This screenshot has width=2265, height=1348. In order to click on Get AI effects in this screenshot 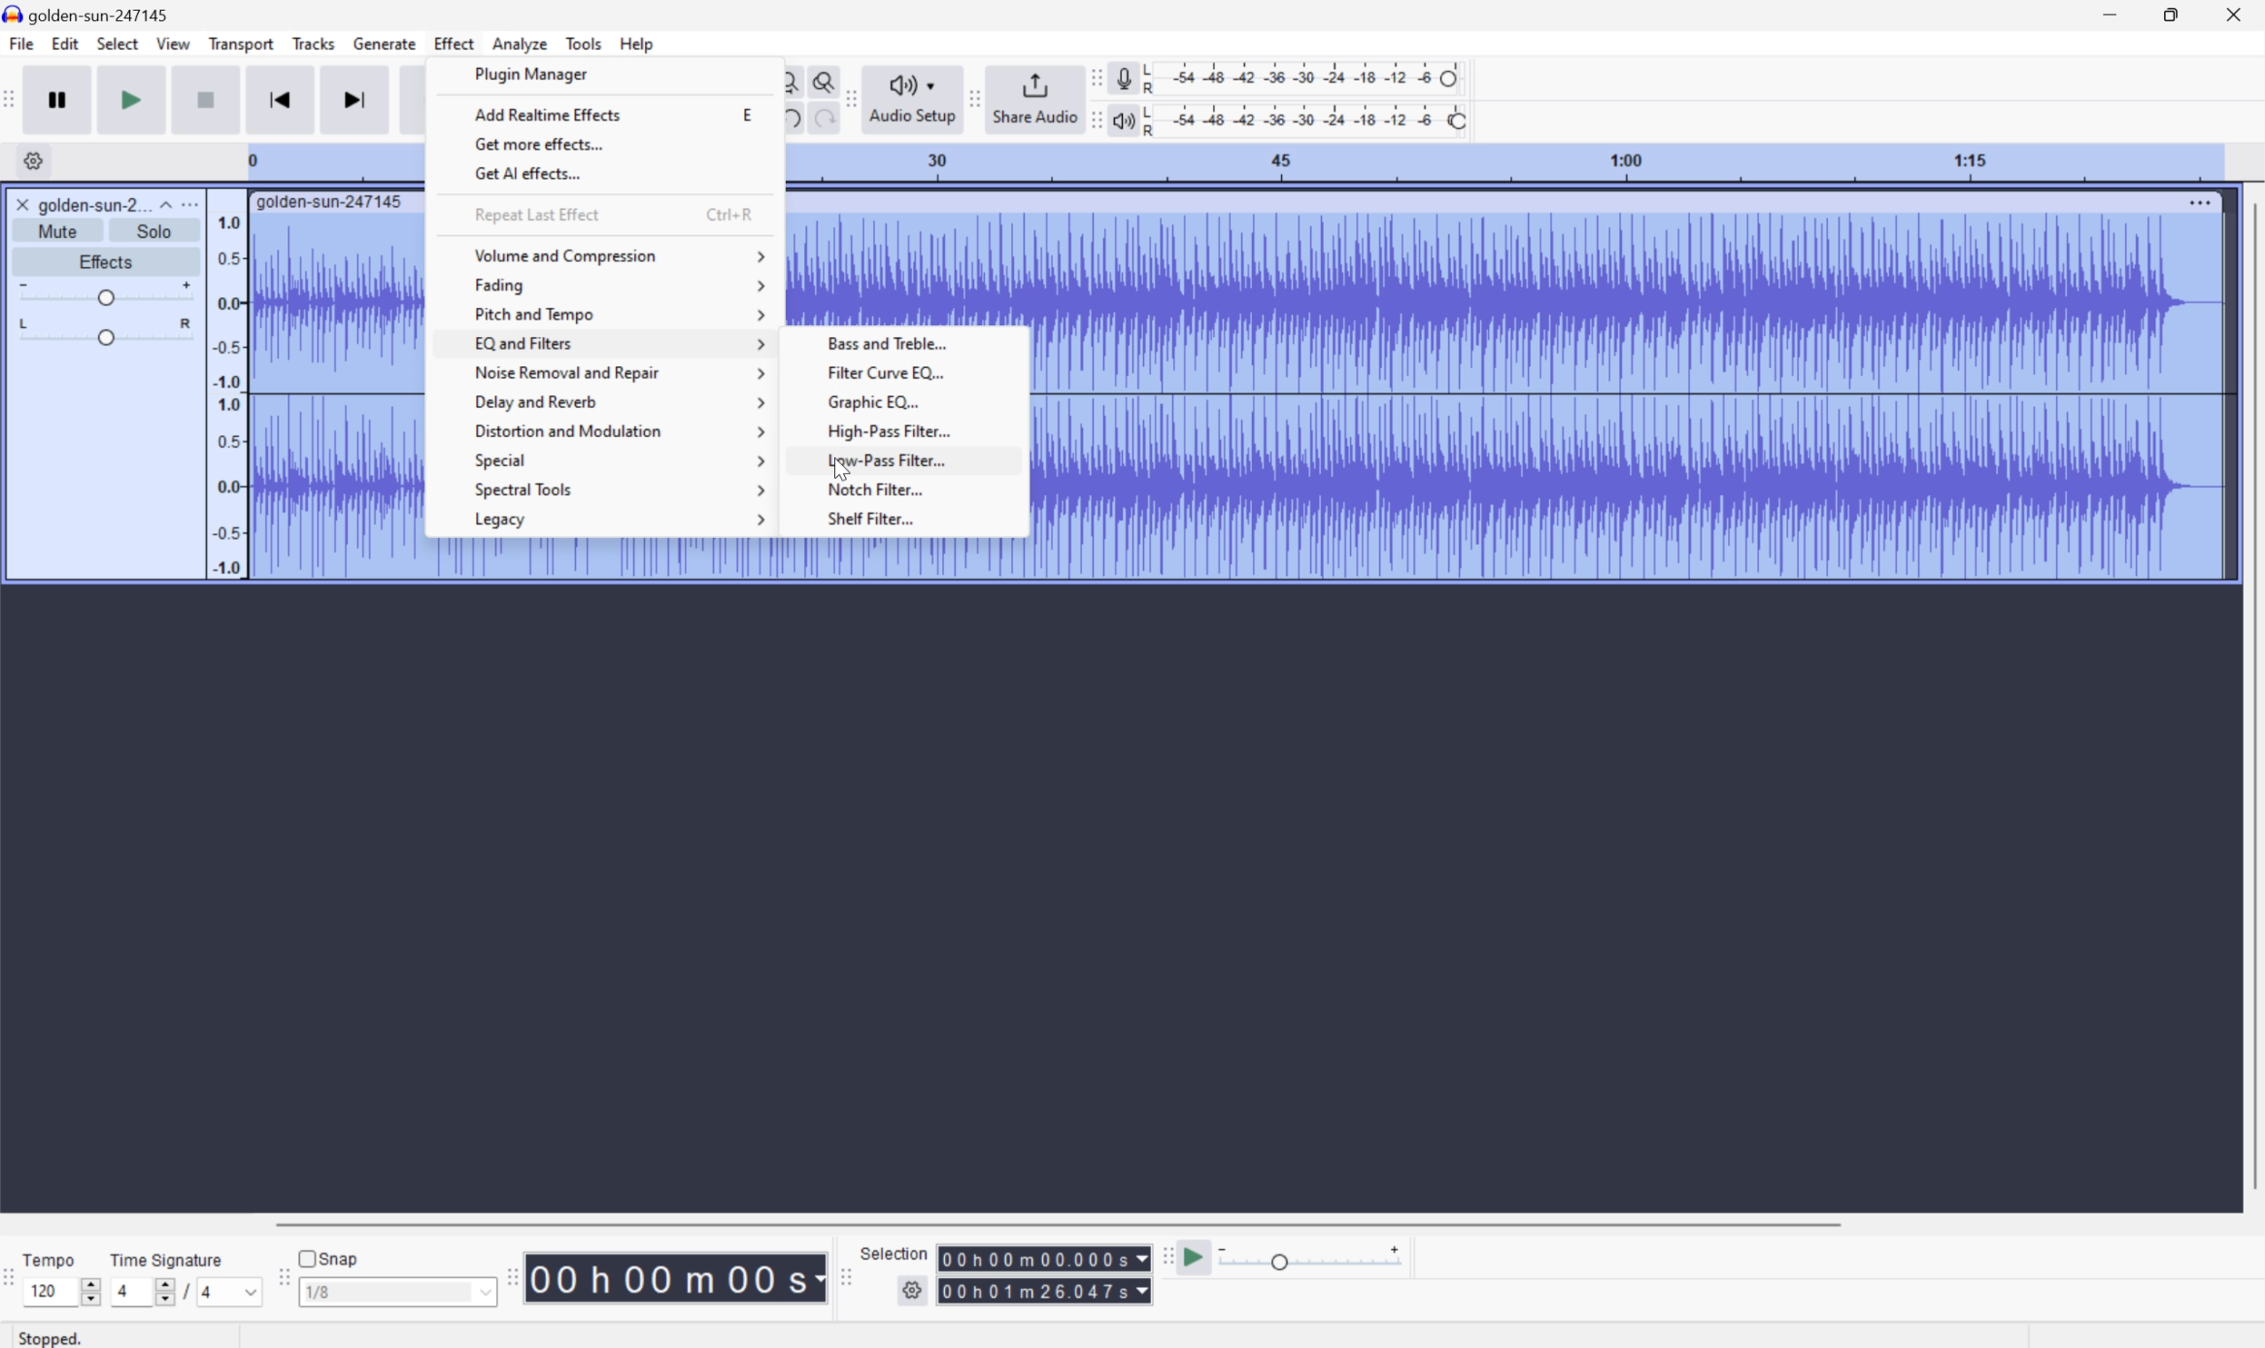, I will do `click(530, 174)`.